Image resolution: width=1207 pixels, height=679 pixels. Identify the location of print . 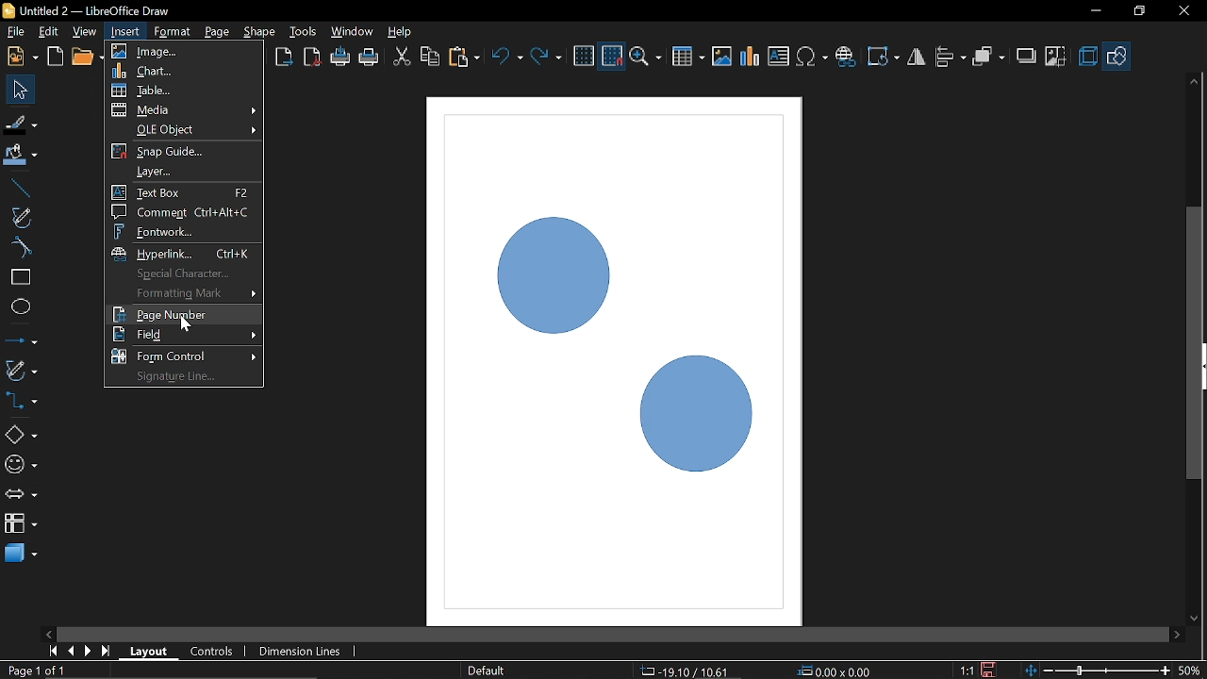
(341, 58).